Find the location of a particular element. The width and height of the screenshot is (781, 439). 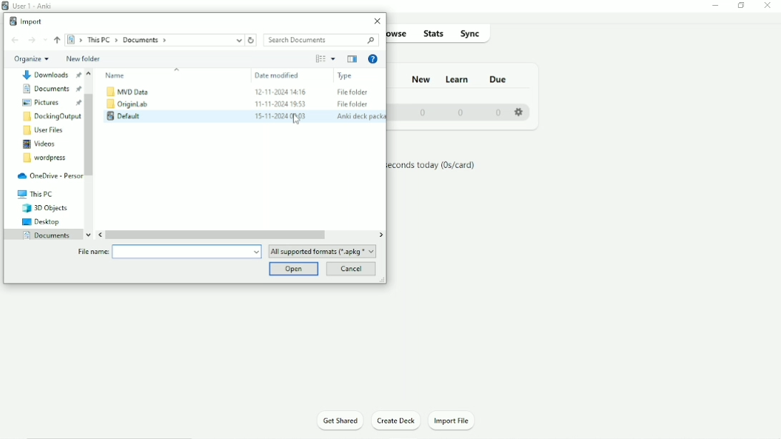

Left is located at coordinates (100, 234).